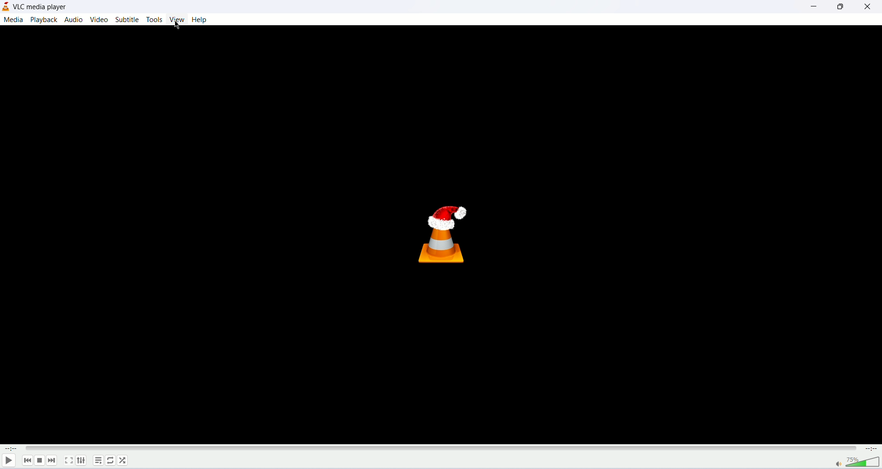 The image size is (882, 469). Describe the element at coordinates (839, 7) in the screenshot. I see `maximize` at that location.